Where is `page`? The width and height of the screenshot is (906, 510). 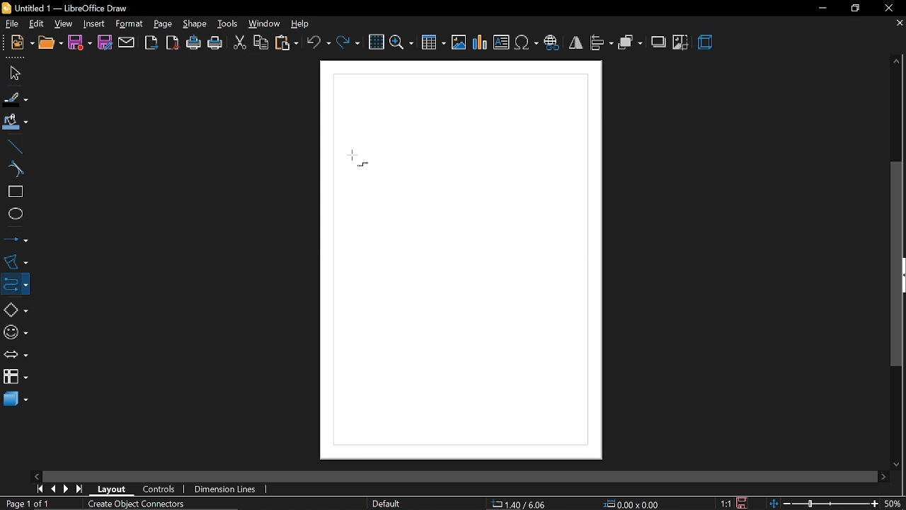 page is located at coordinates (163, 22).